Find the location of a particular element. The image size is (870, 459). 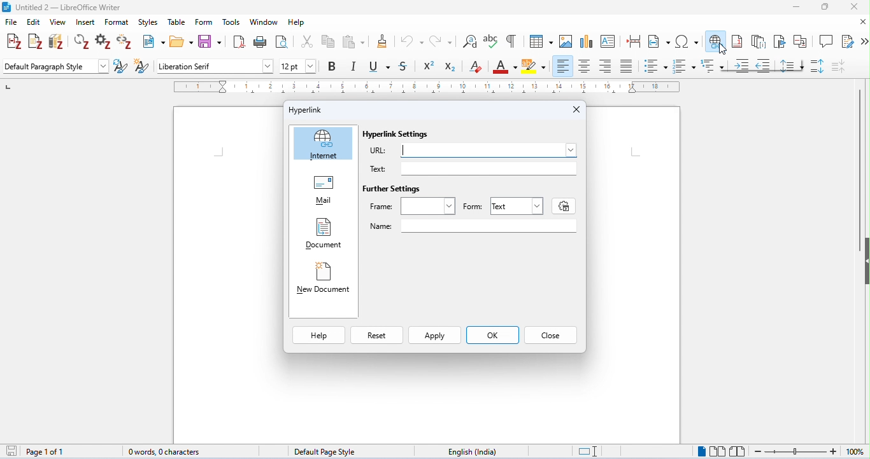

maximize is located at coordinates (825, 7).